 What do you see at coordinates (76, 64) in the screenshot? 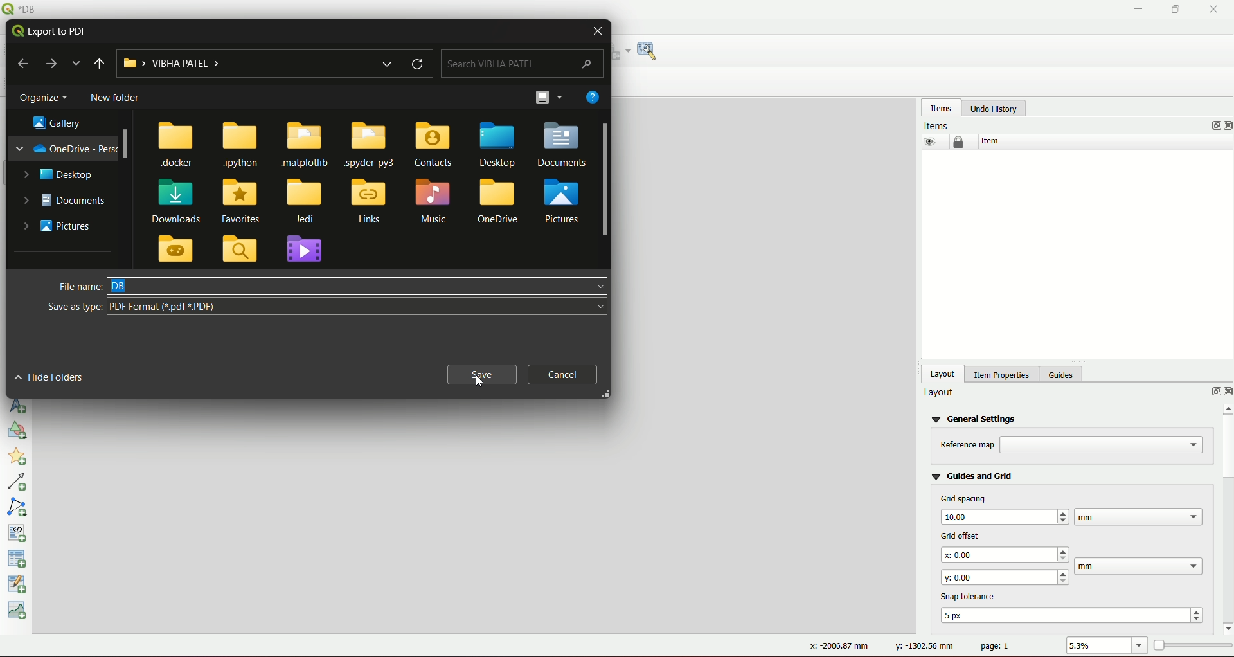
I see `expand` at bounding box center [76, 64].